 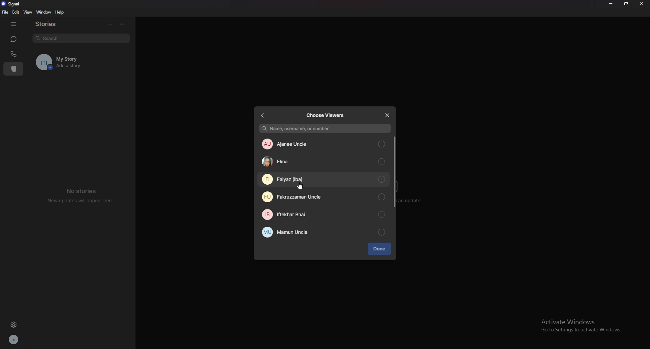 I want to click on edit, so click(x=16, y=12).